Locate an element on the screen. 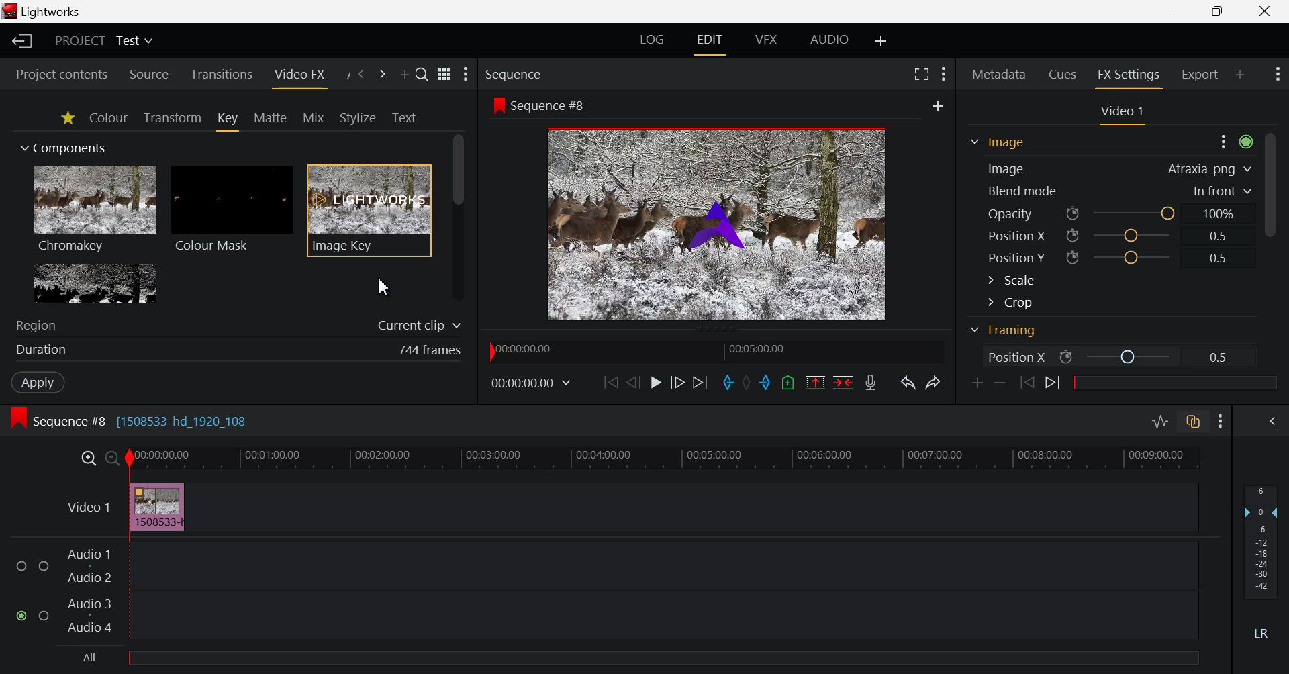 The image size is (1289, 674). Remove all marked section is located at coordinates (815, 383).